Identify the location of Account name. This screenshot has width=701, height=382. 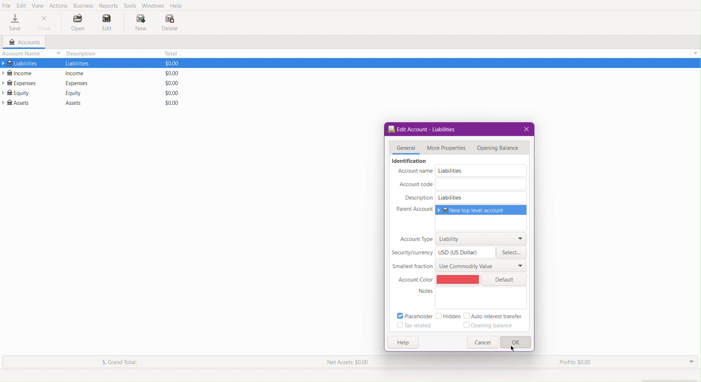
(415, 171).